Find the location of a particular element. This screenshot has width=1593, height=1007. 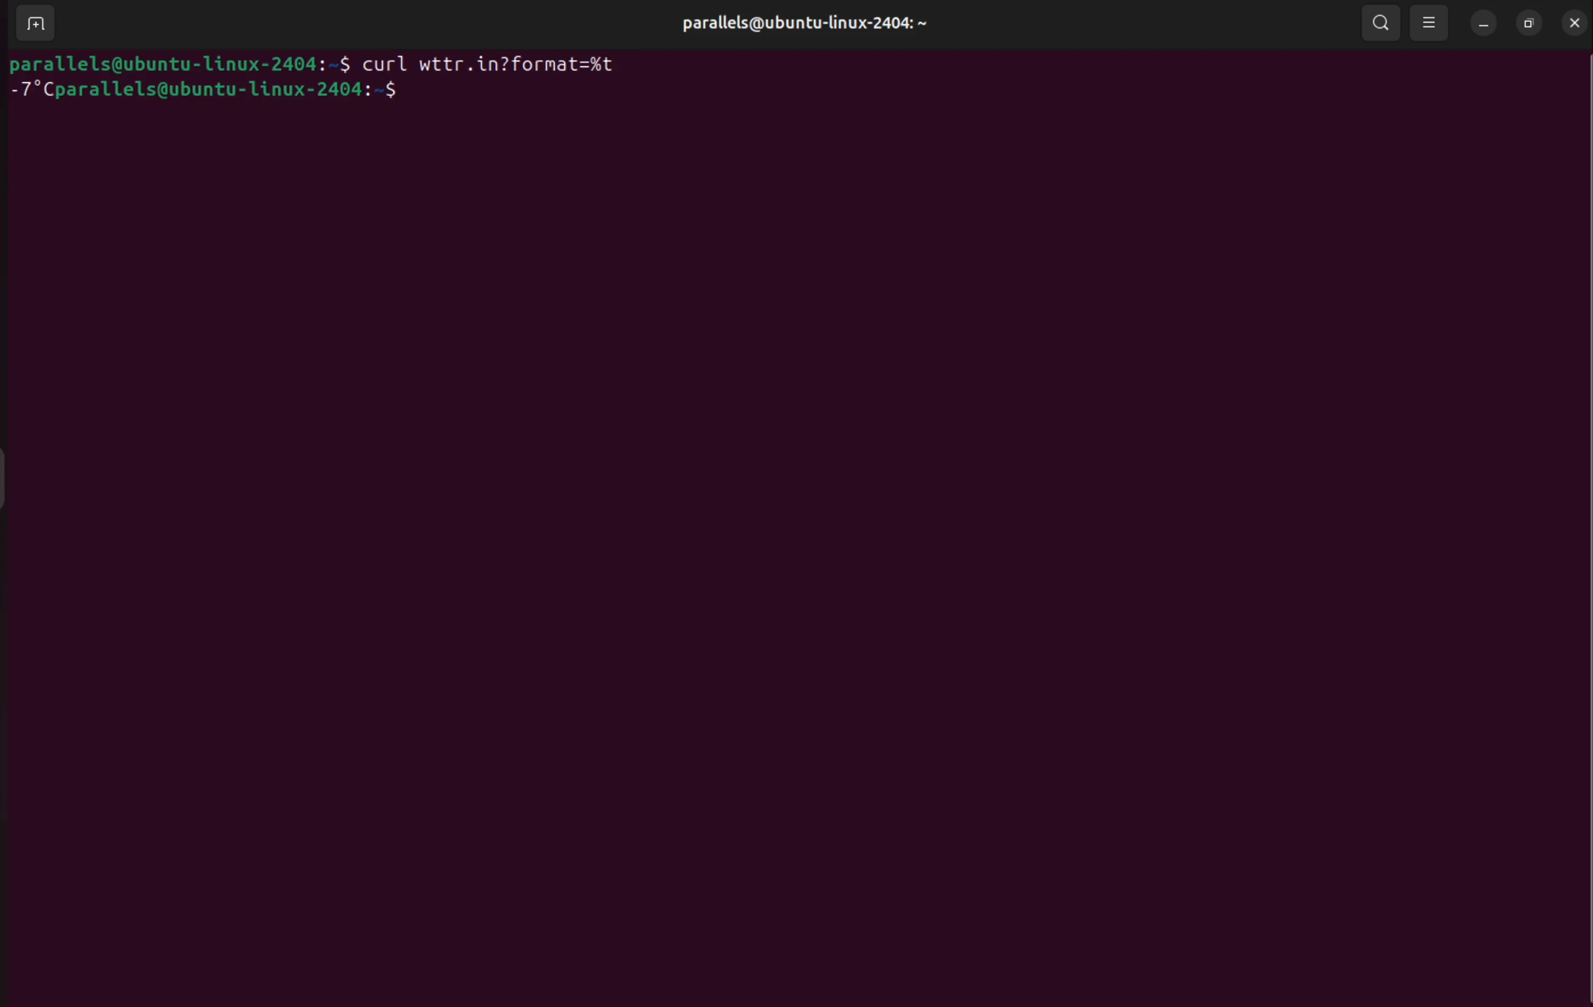

view options is located at coordinates (1429, 23).